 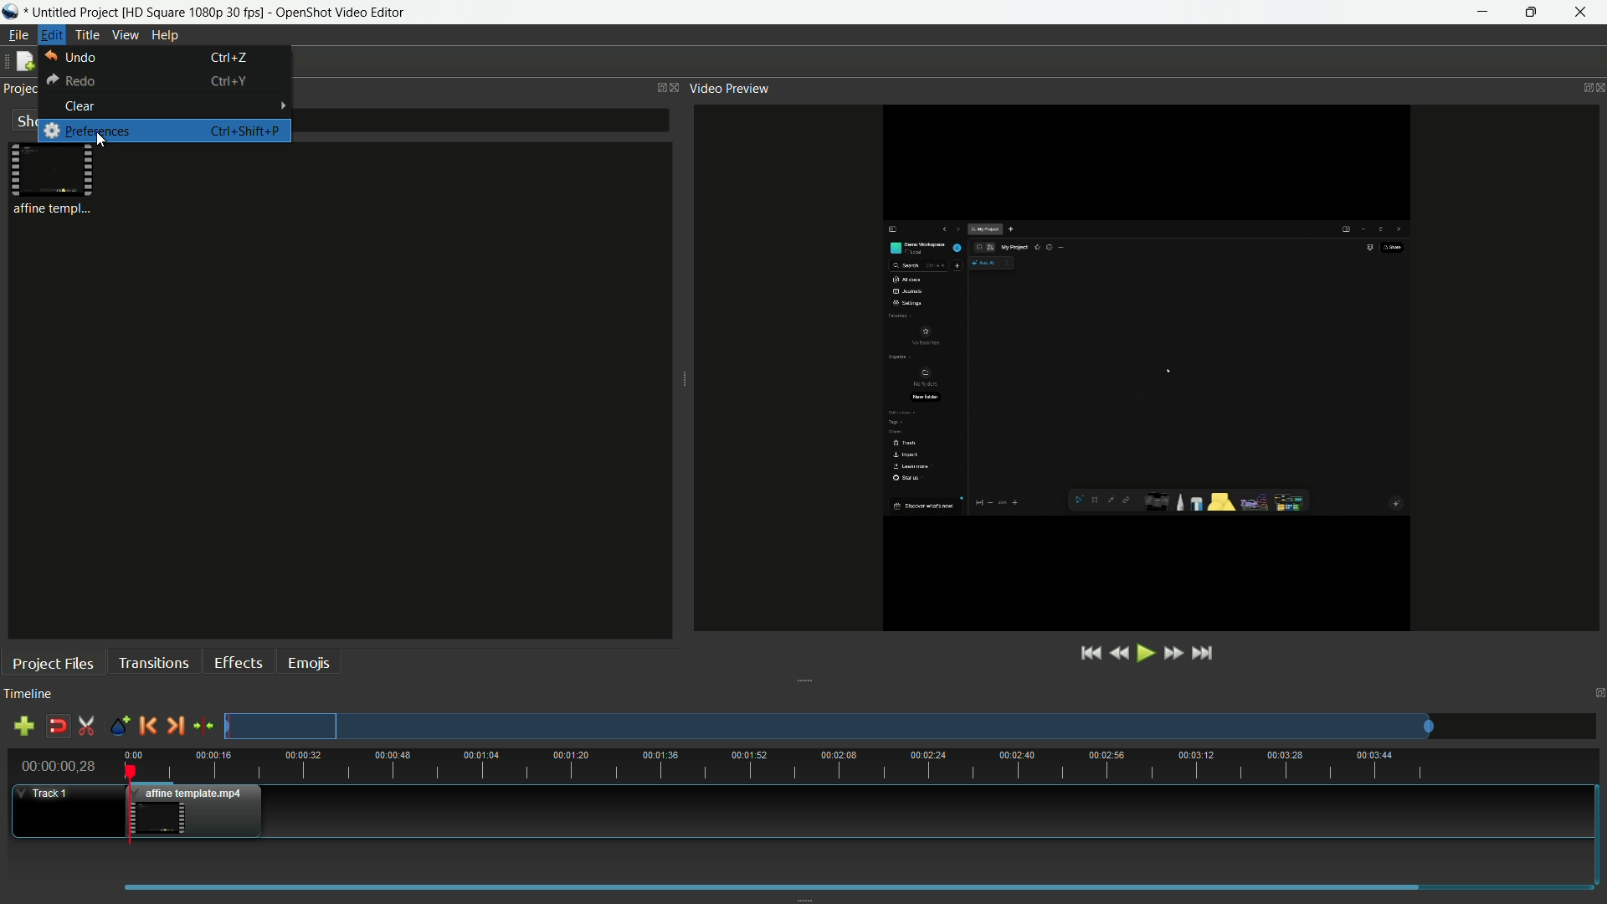 I want to click on rewind, so click(x=1119, y=654).